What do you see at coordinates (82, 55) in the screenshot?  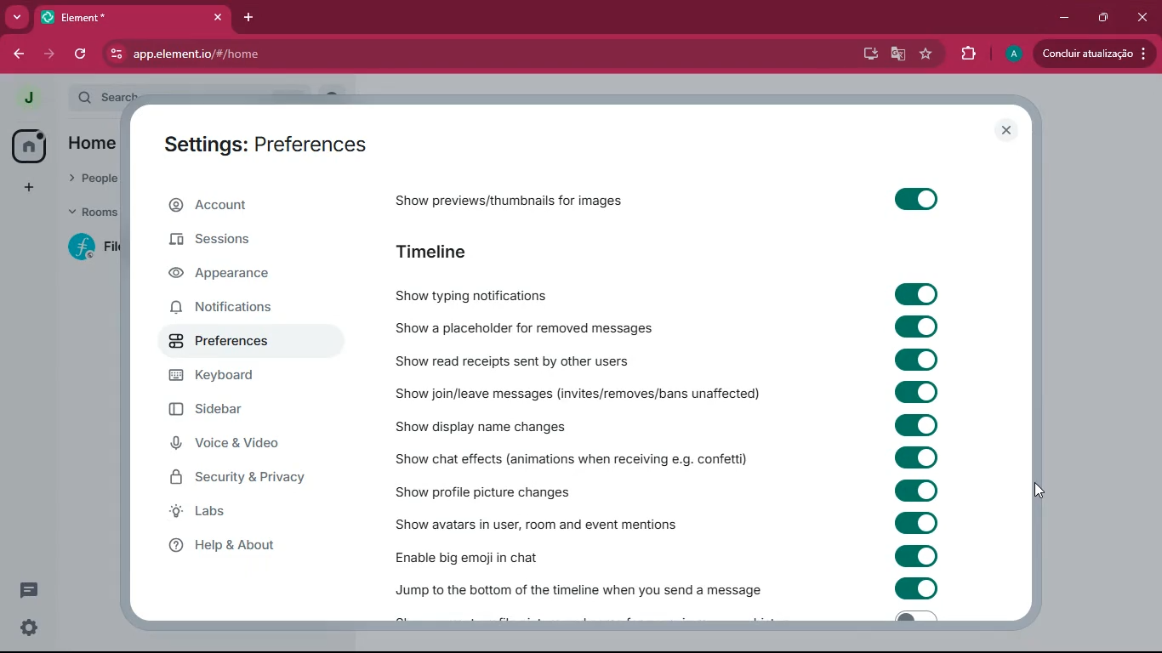 I see `refresh` at bounding box center [82, 55].